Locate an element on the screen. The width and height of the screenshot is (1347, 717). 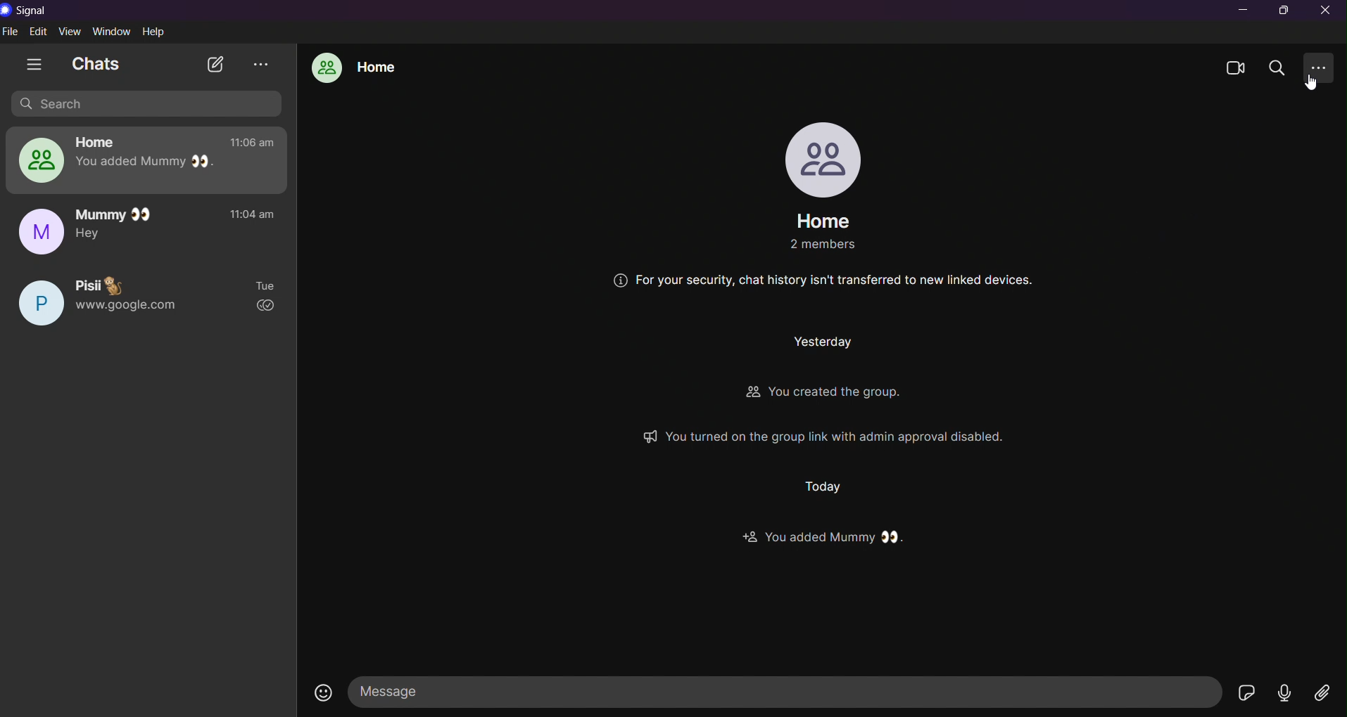
view archieve is located at coordinates (261, 63).